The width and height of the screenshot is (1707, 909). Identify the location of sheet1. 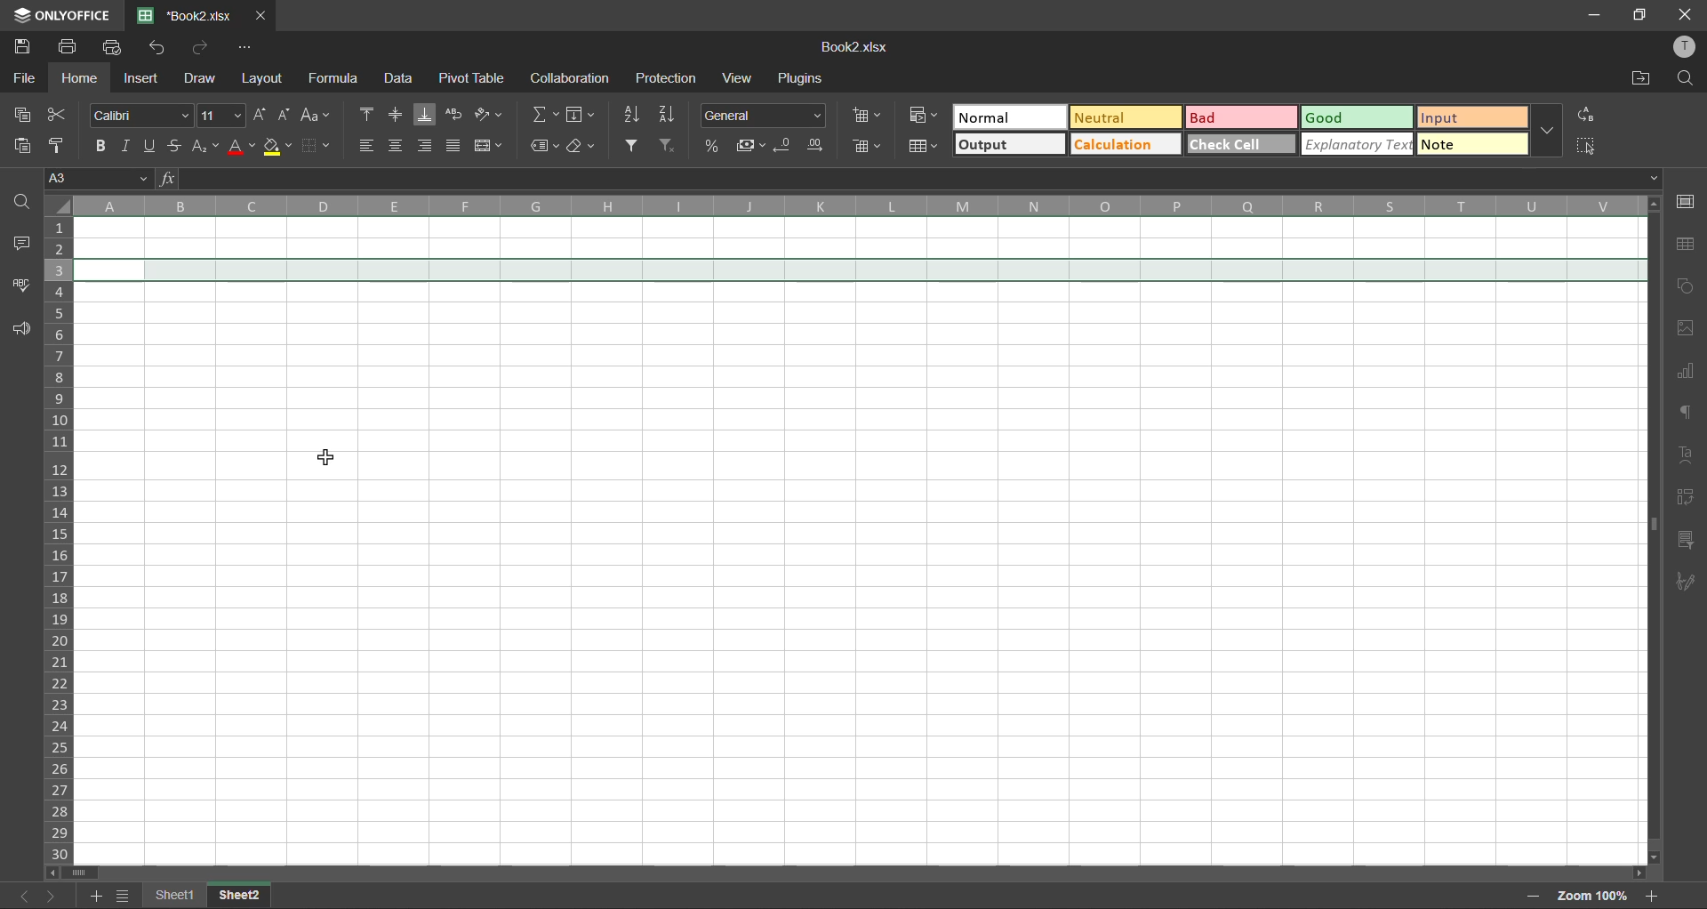
(179, 893).